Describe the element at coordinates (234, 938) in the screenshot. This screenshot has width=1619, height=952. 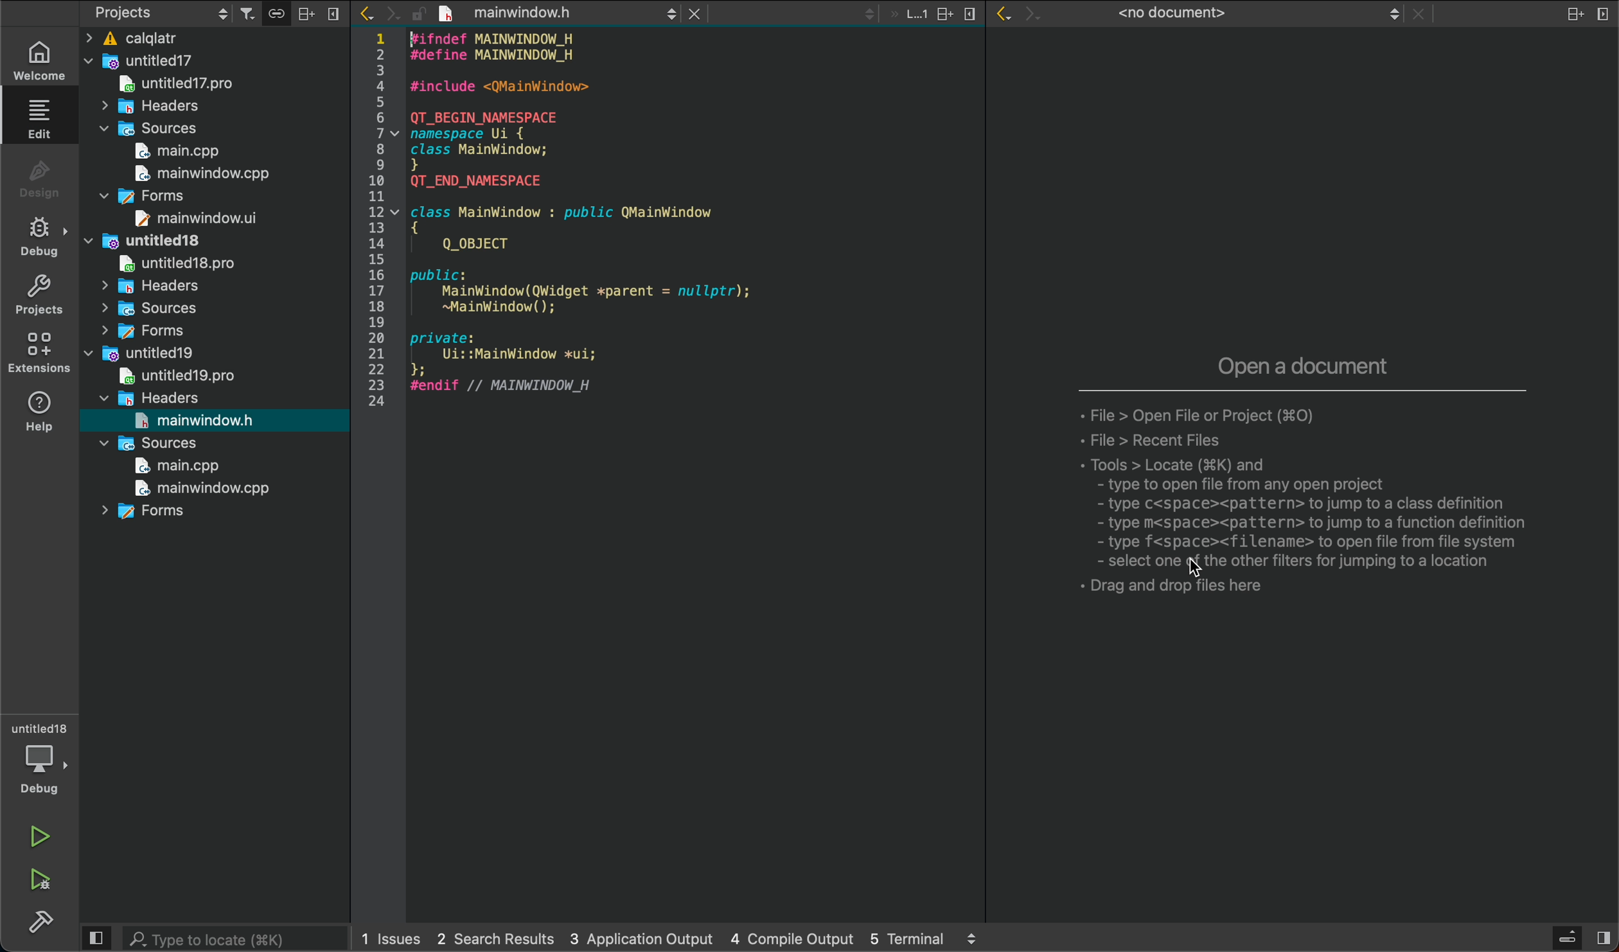
I see `search ` at that location.